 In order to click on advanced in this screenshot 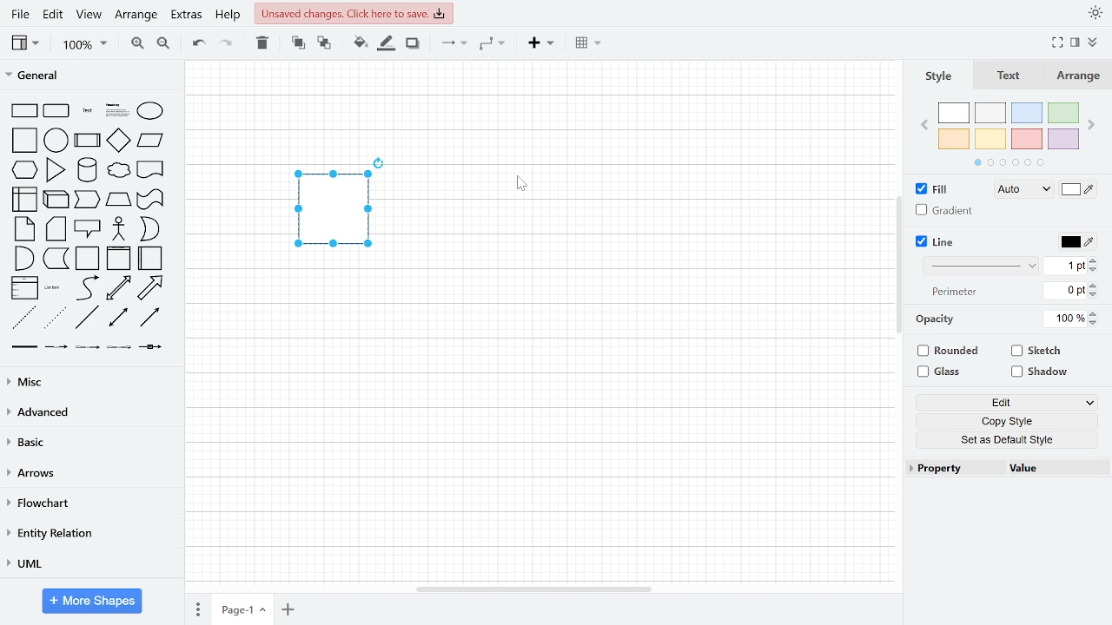, I will do `click(89, 412)`.